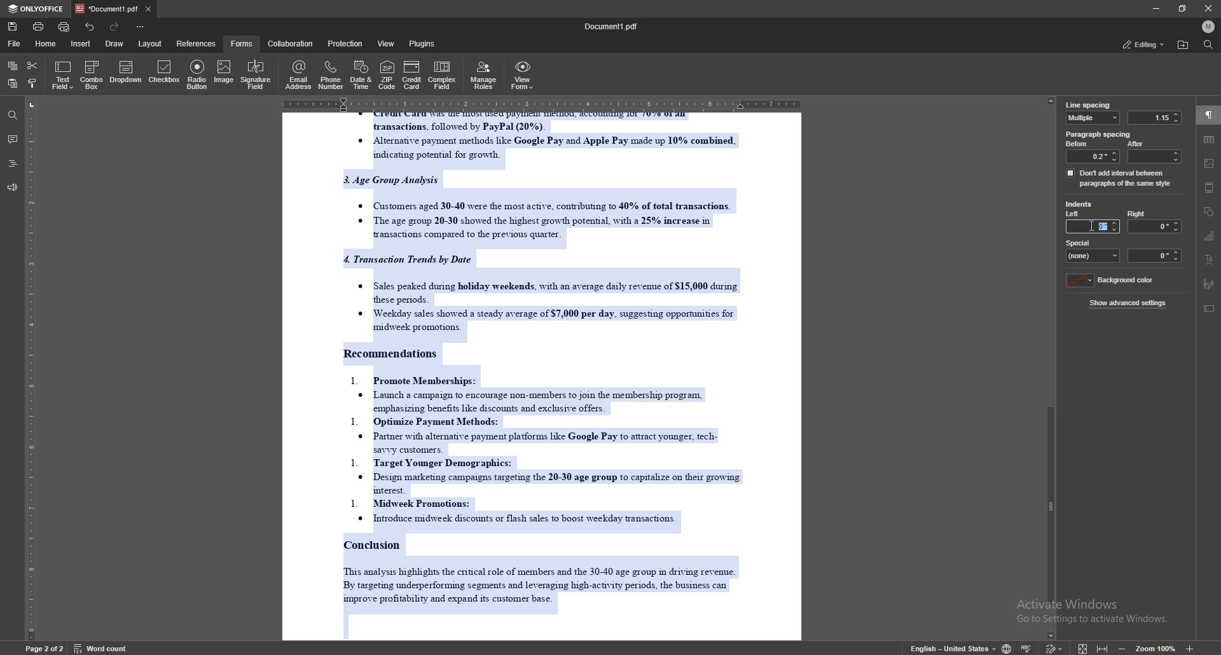 This screenshot has height=655, width=1221. Describe the element at coordinates (256, 76) in the screenshot. I see `signature field` at that location.